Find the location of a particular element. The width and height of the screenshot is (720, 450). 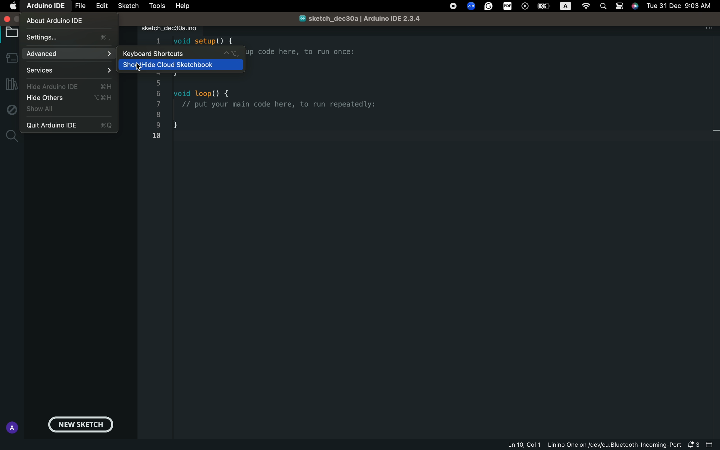

file tab is located at coordinates (179, 29).